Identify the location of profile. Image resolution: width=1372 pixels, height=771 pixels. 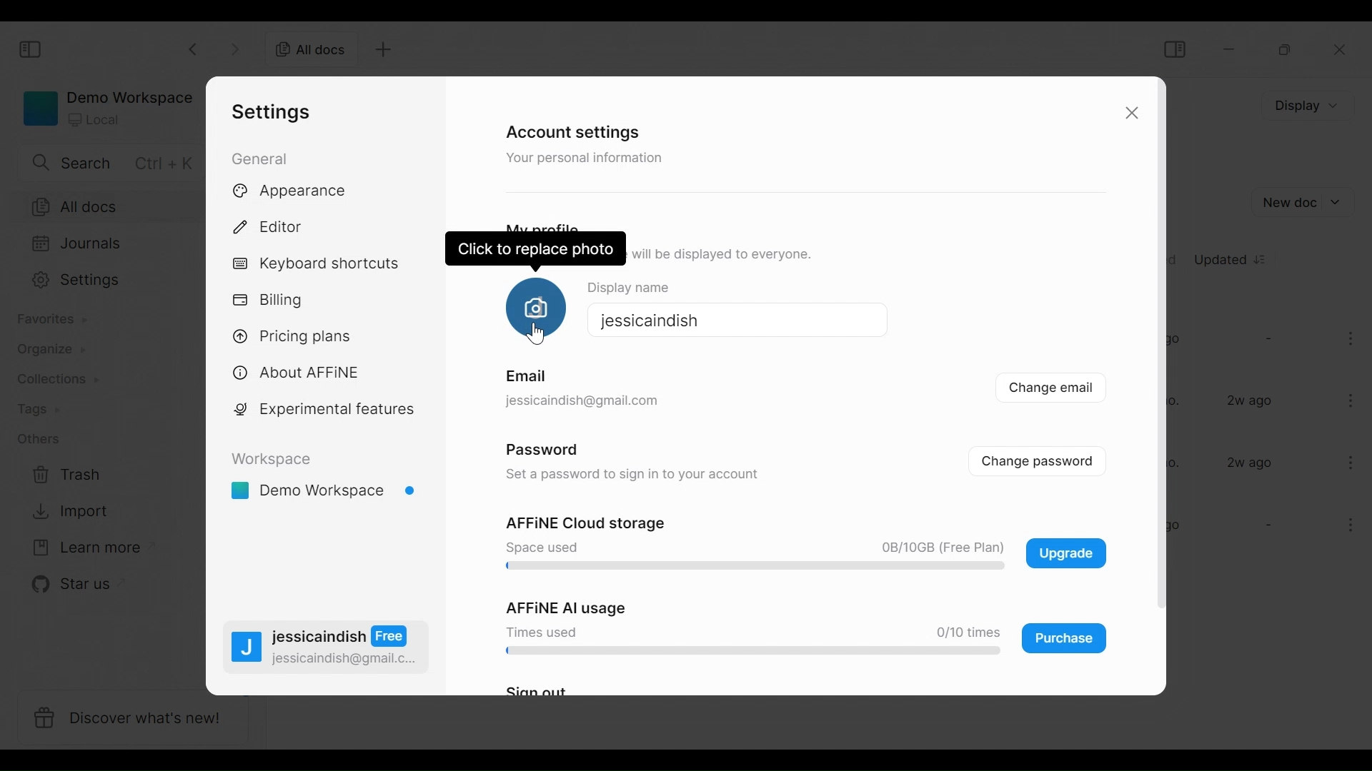
(247, 650).